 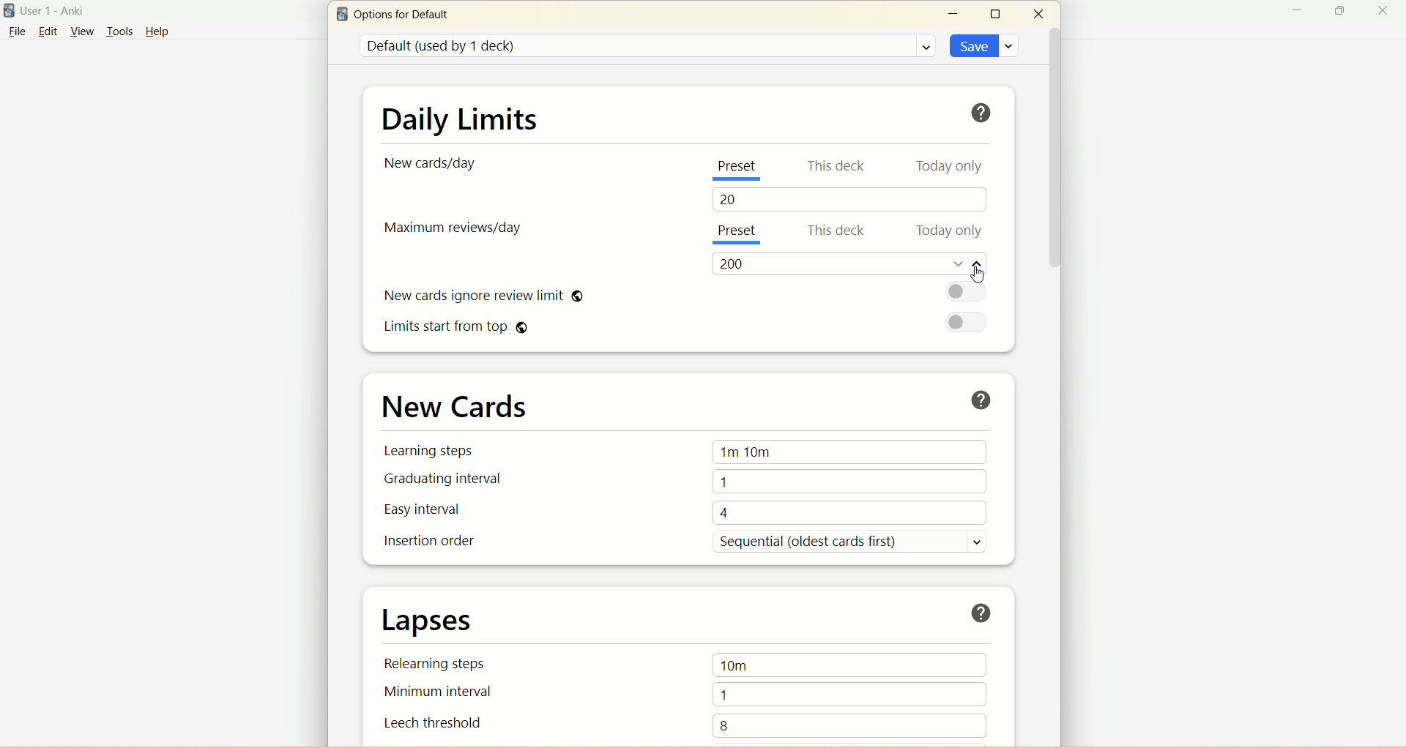 I want to click on 4, so click(x=849, y=515).